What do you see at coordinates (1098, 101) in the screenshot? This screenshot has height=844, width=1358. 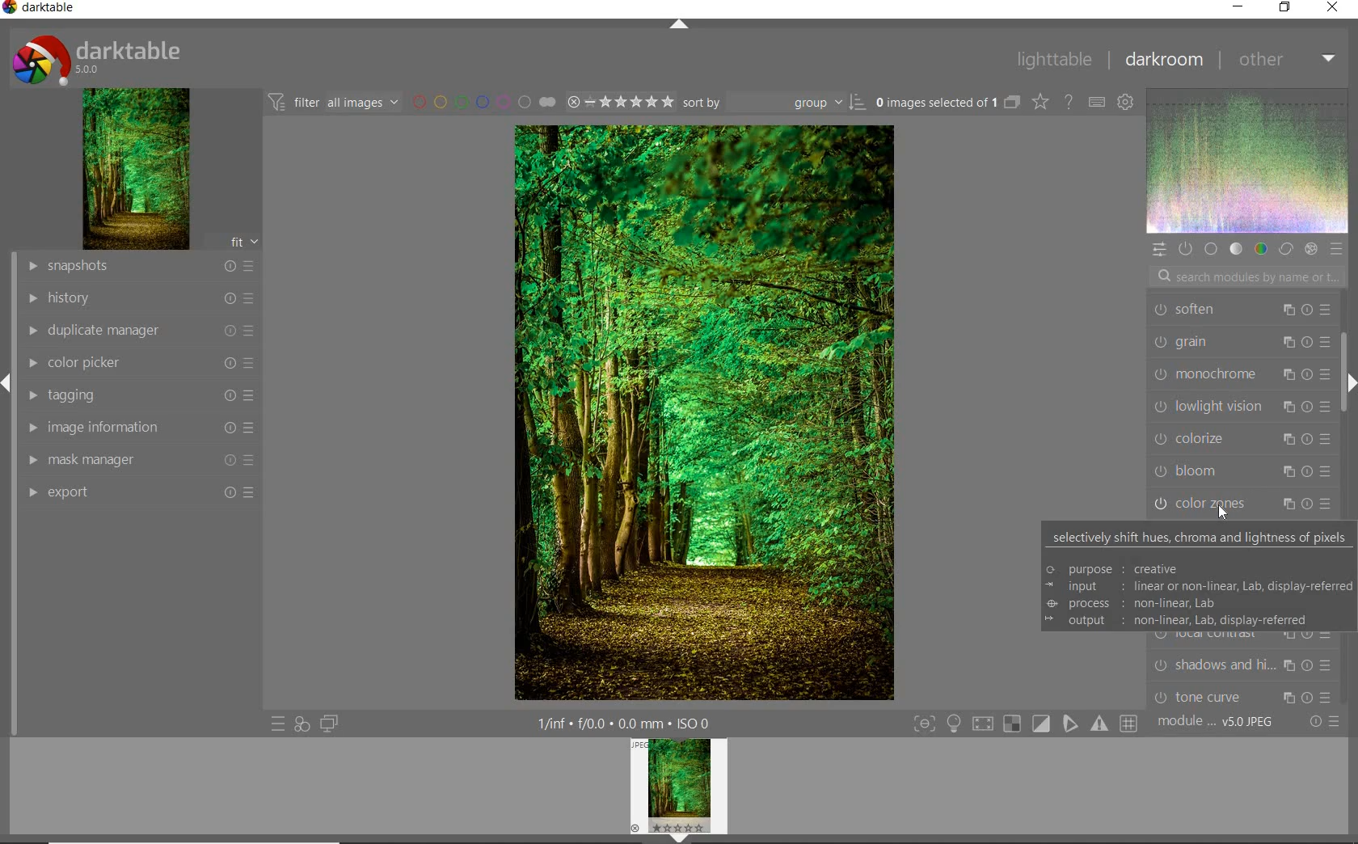 I see `DEFINE KEYBOARD SHOTCUT` at bounding box center [1098, 101].